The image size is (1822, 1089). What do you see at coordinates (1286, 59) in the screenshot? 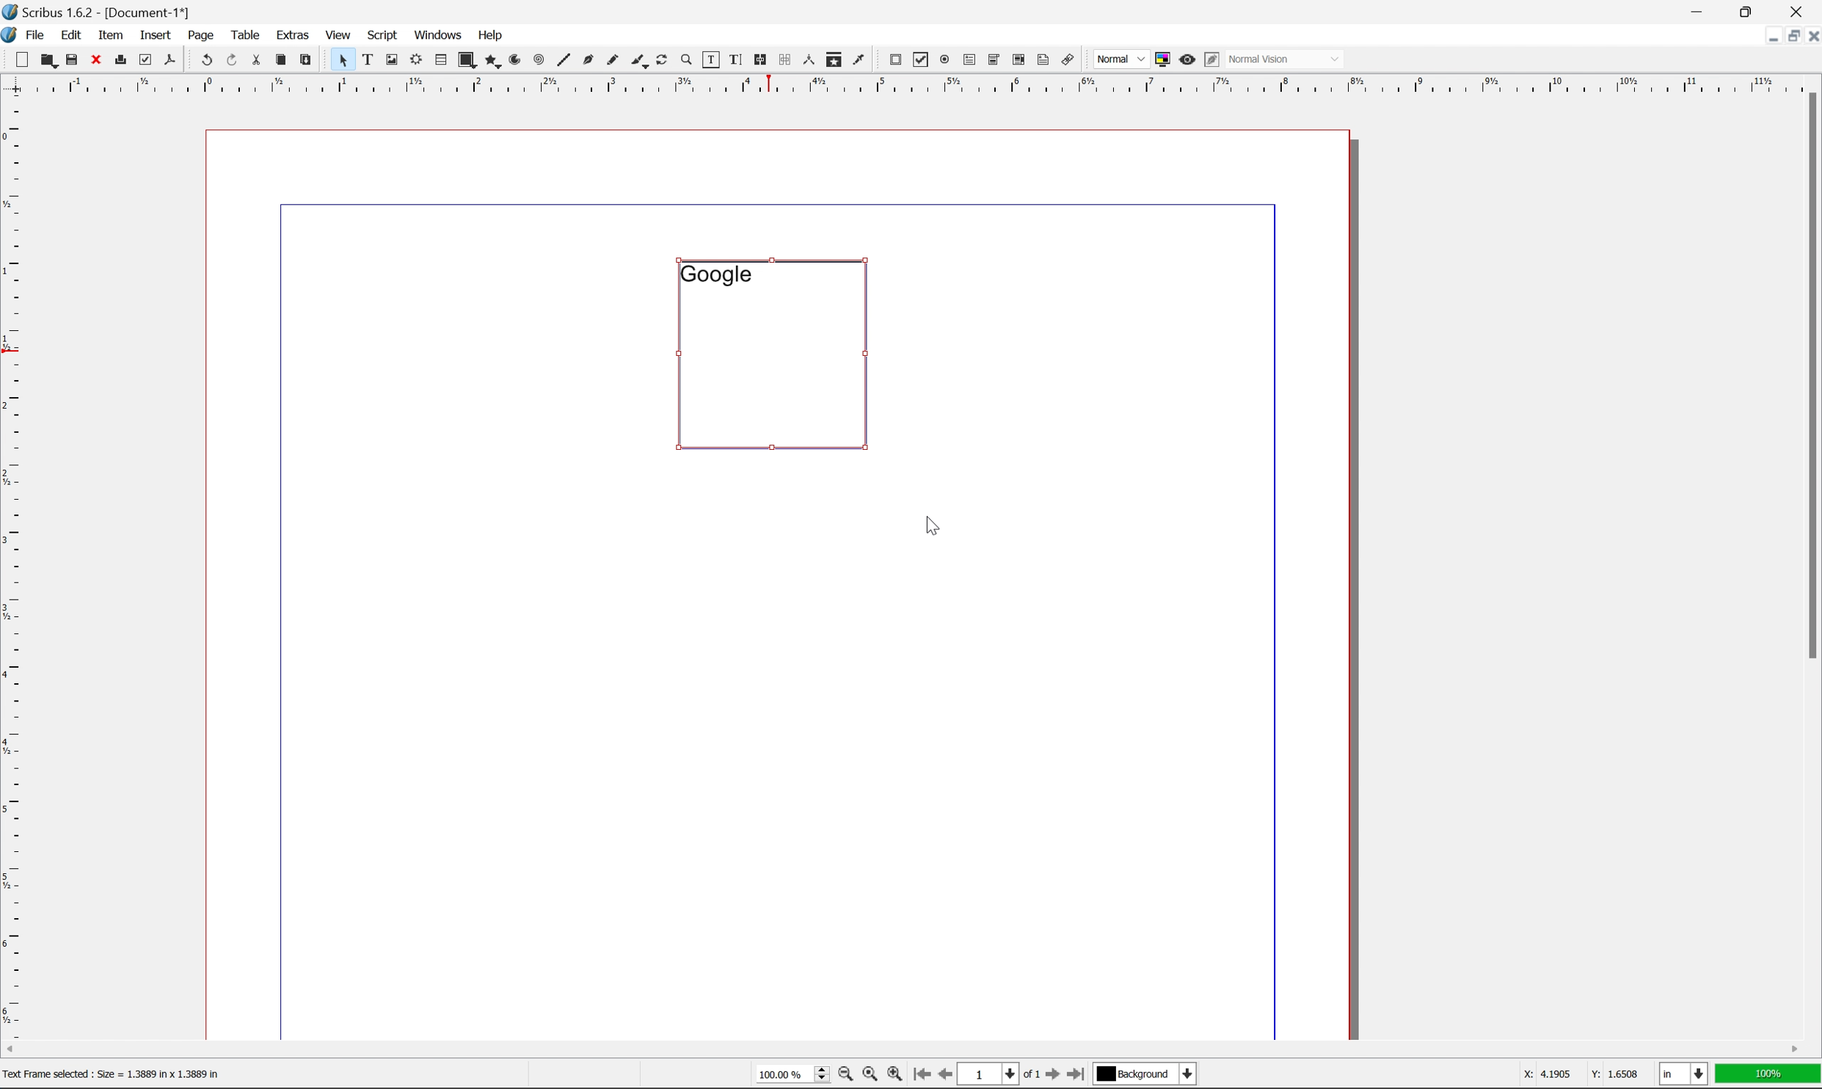
I see `normal vision` at bounding box center [1286, 59].